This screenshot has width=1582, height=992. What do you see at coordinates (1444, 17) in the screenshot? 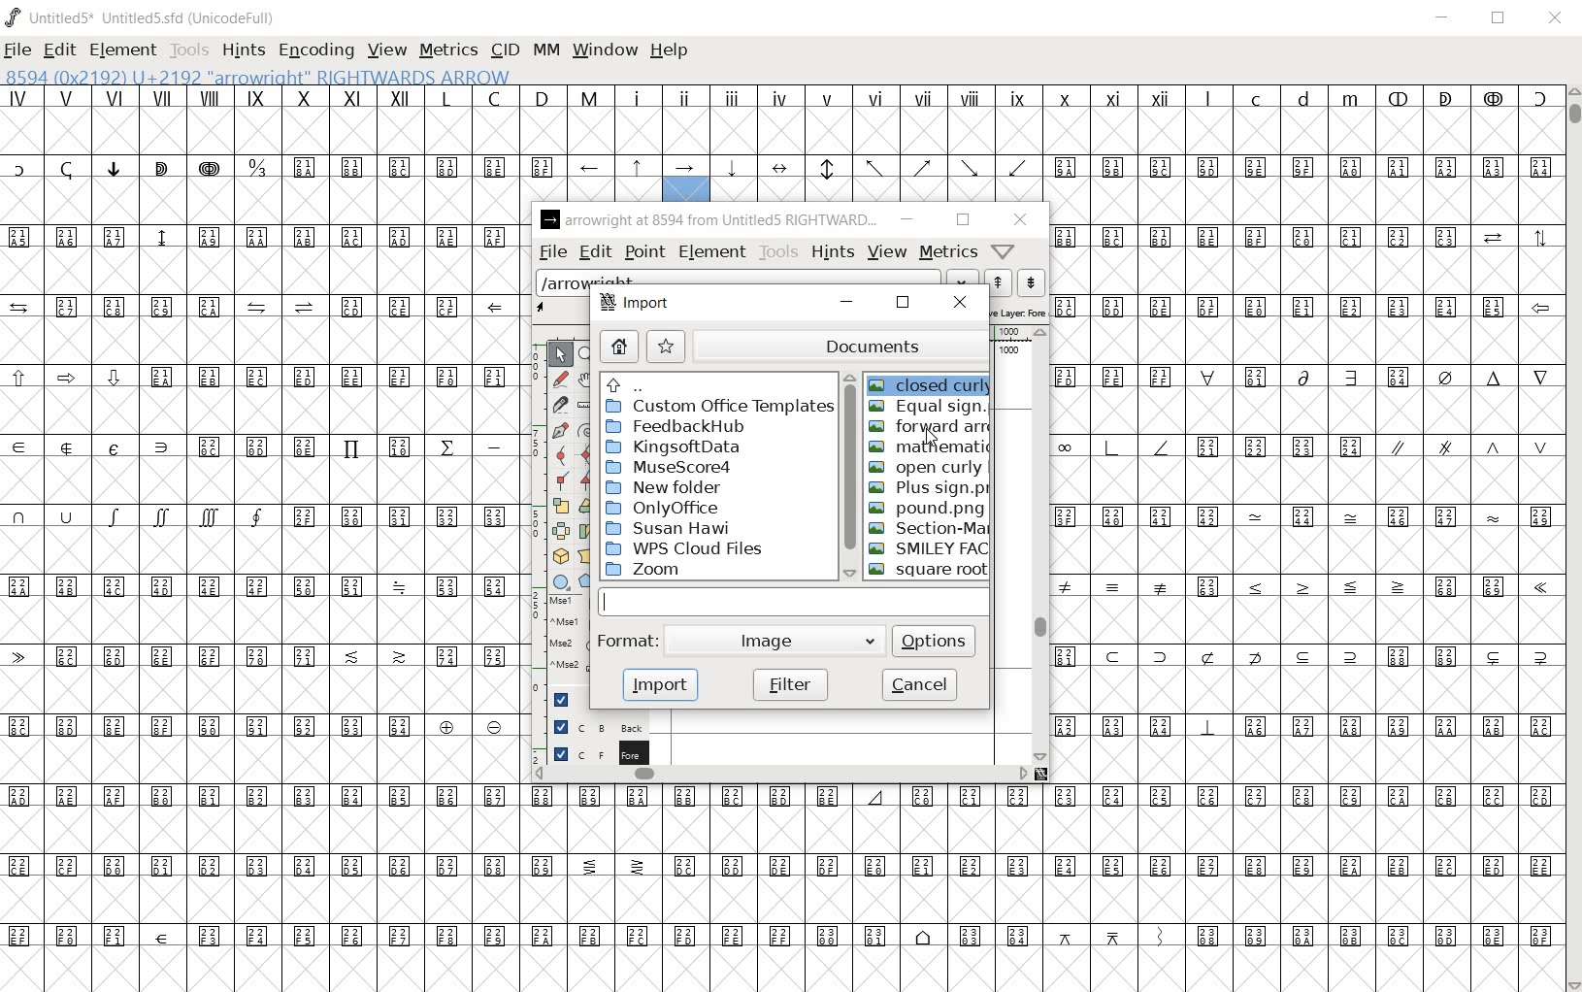
I see `MINIMIZE` at bounding box center [1444, 17].